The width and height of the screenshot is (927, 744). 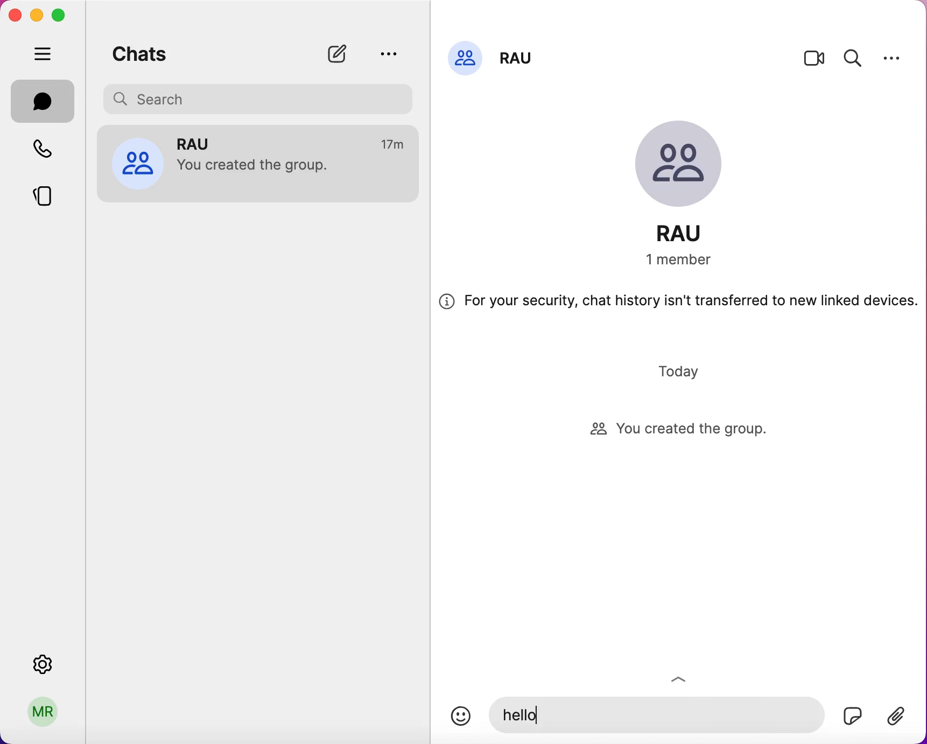 What do you see at coordinates (259, 167) in the screenshot?
I see `You created the group.` at bounding box center [259, 167].